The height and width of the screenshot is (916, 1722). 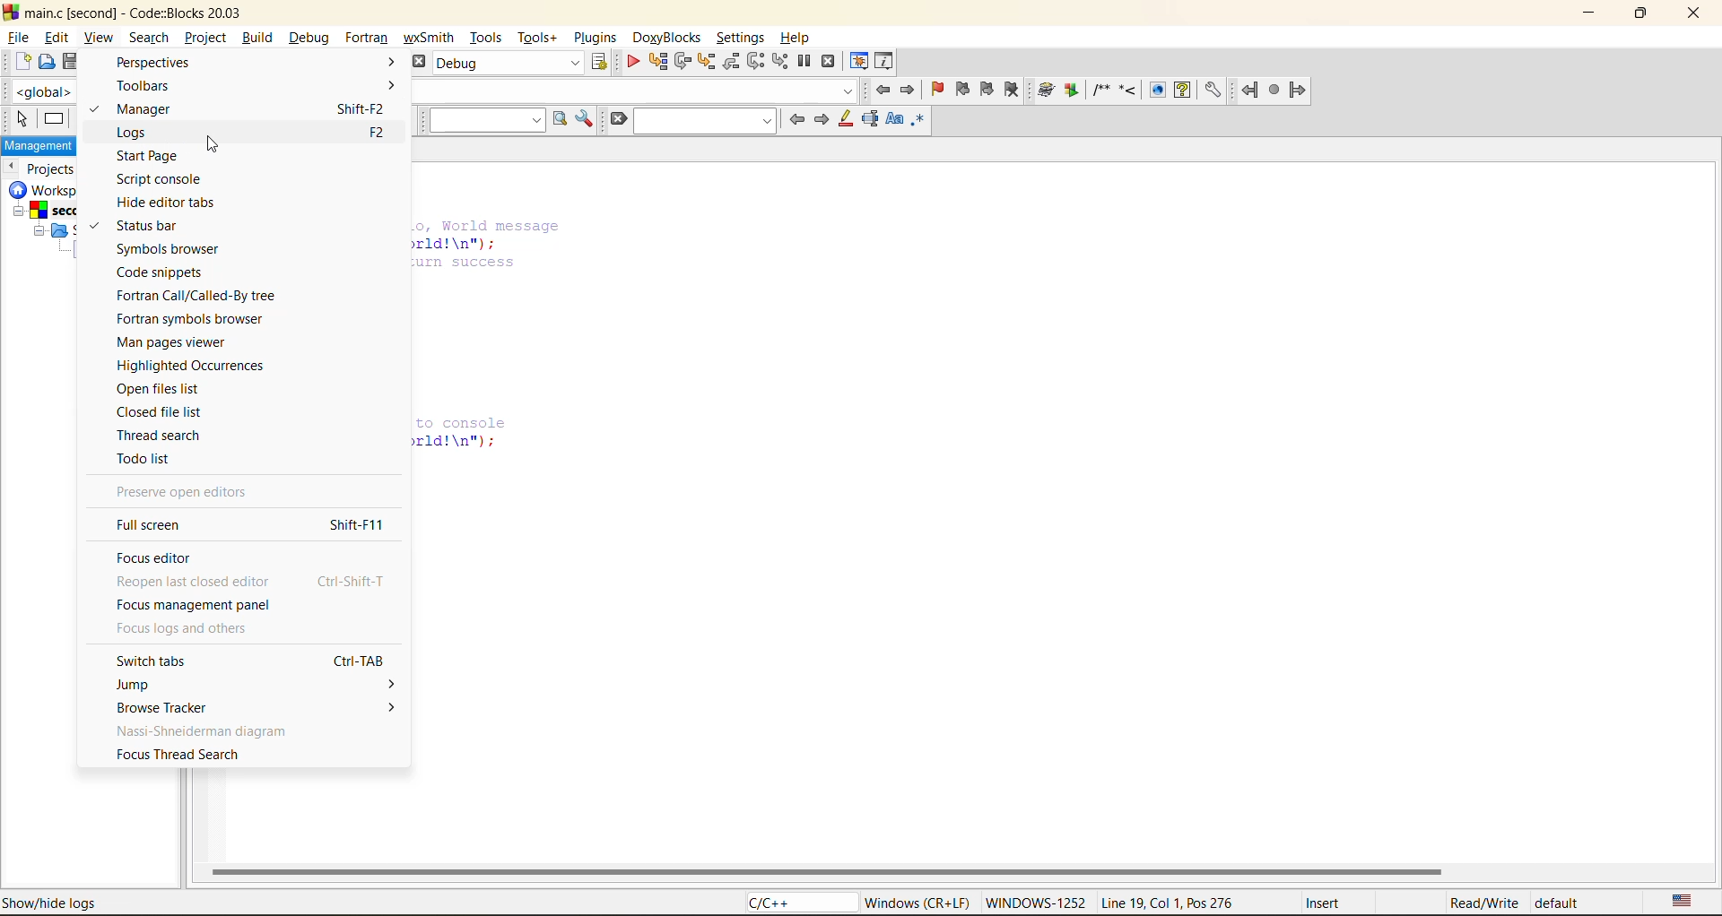 What do you see at coordinates (48, 92) in the screenshot?
I see `code completion  compiler` at bounding box center [48, 92].